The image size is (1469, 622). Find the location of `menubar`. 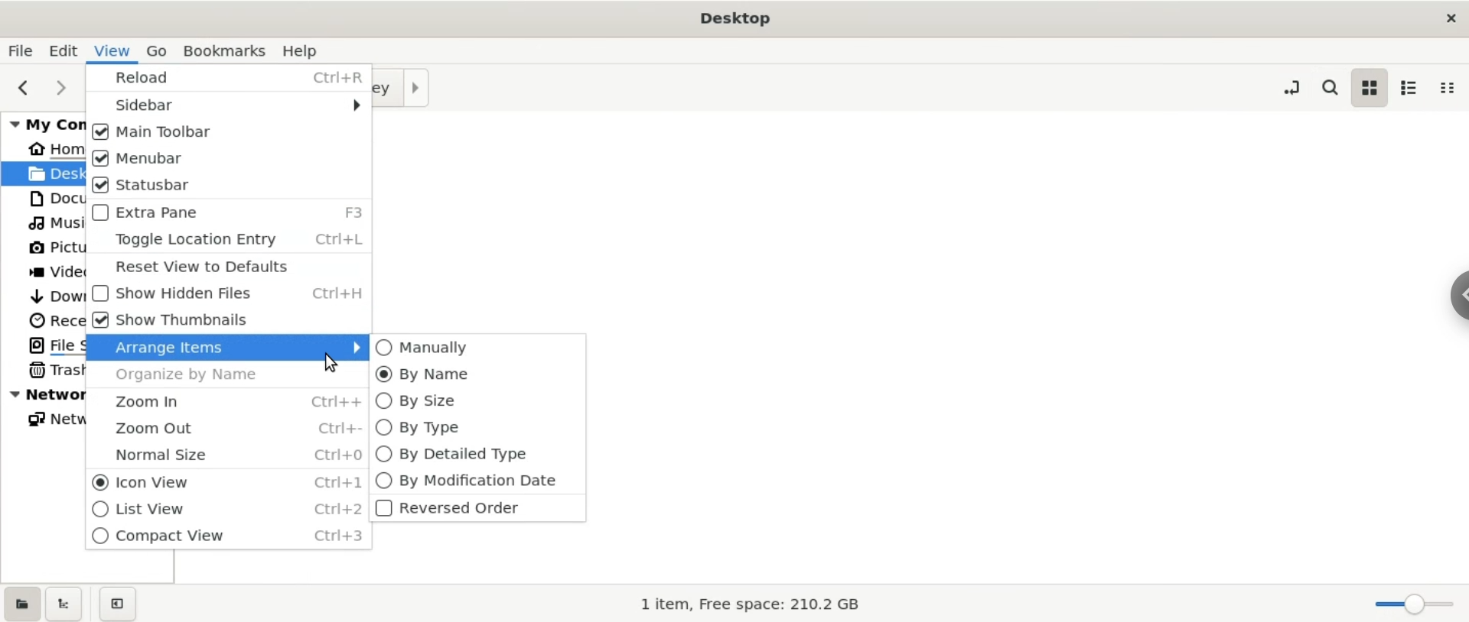

menubar is located at coordinates (227, 160).